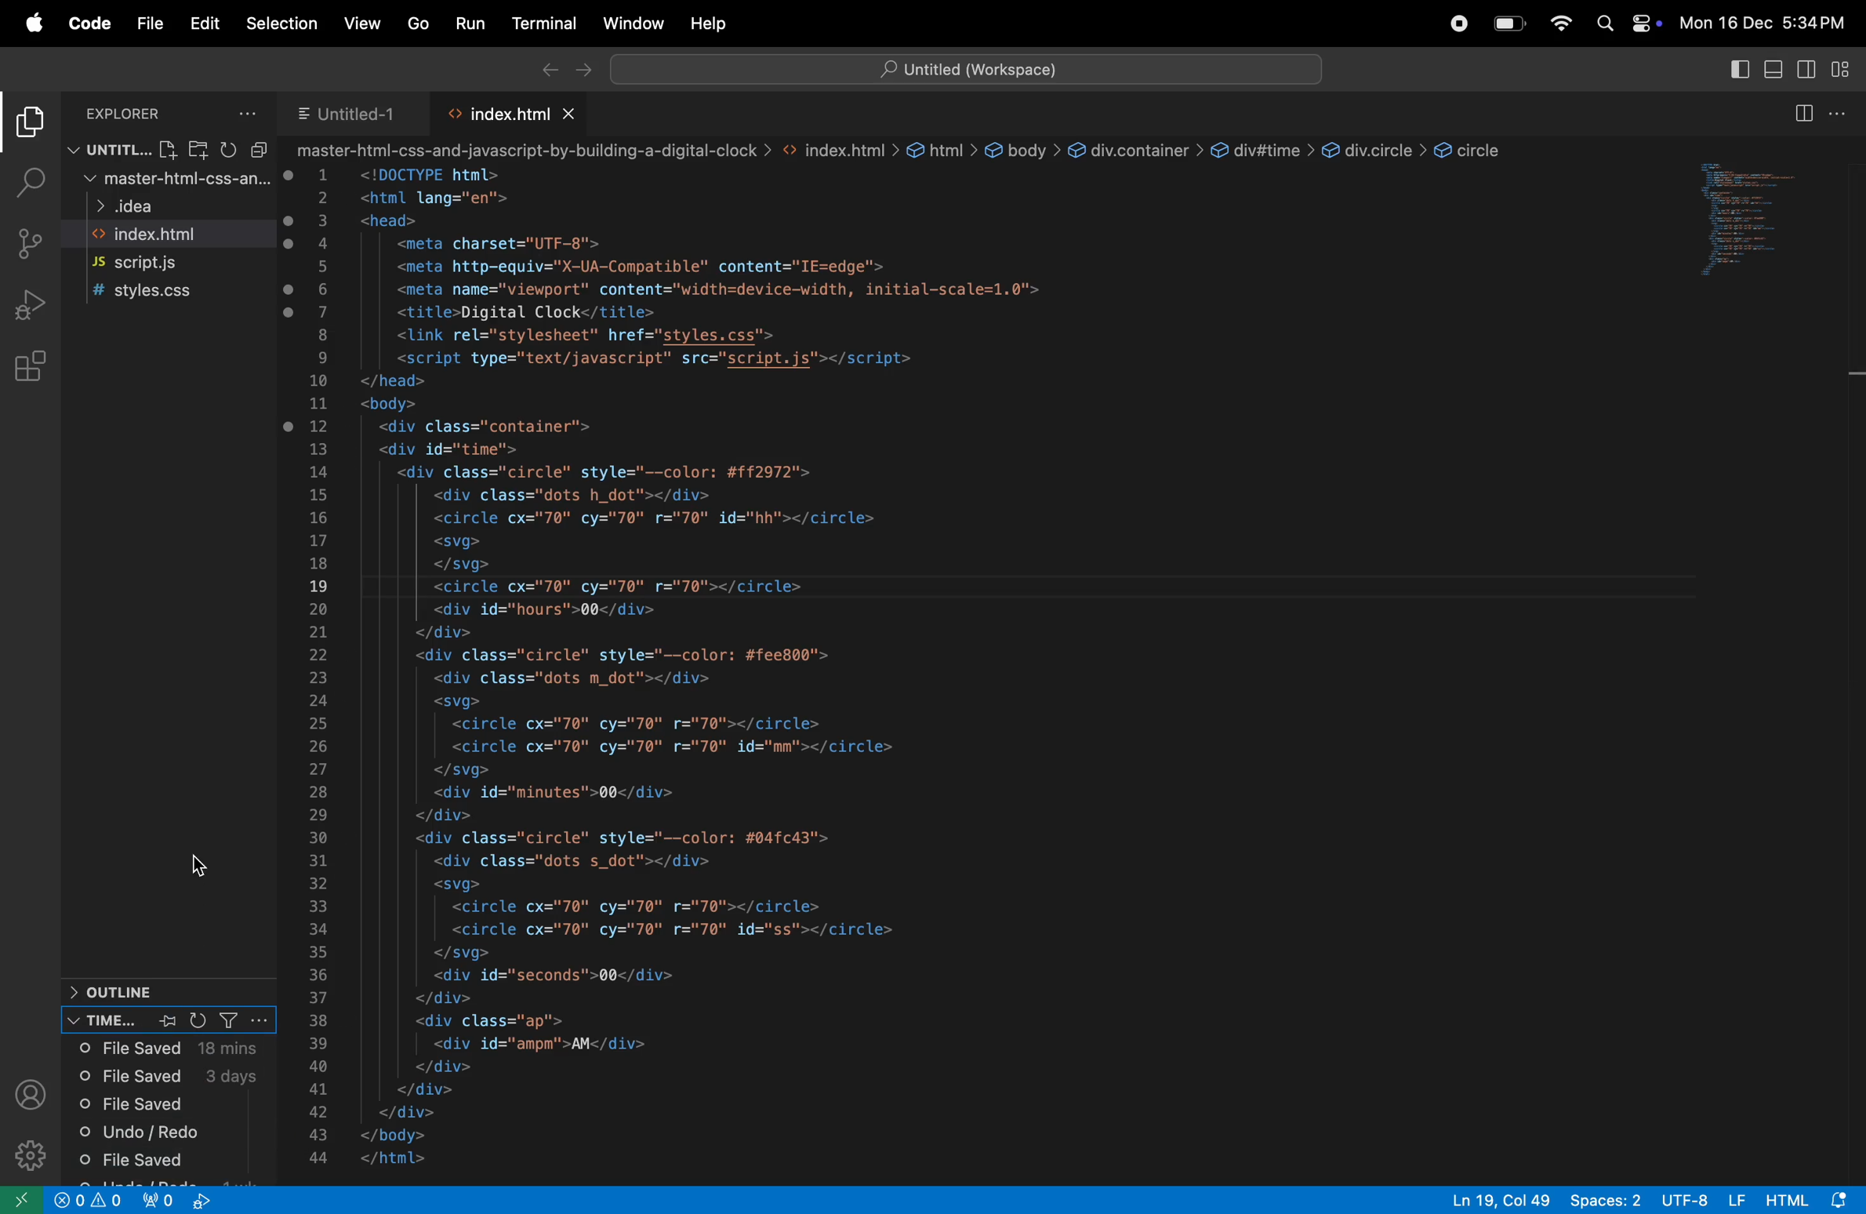  Describe the element at coordinates (353, 115) in the screenshot. I see `untitled` at that location.